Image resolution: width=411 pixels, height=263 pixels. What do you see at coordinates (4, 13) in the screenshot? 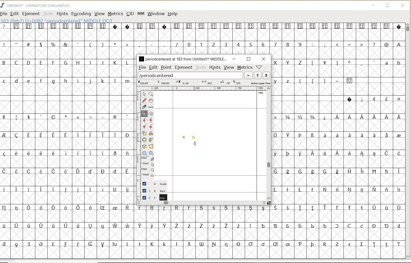
I see `FILE` at bounding box center [4, 13].